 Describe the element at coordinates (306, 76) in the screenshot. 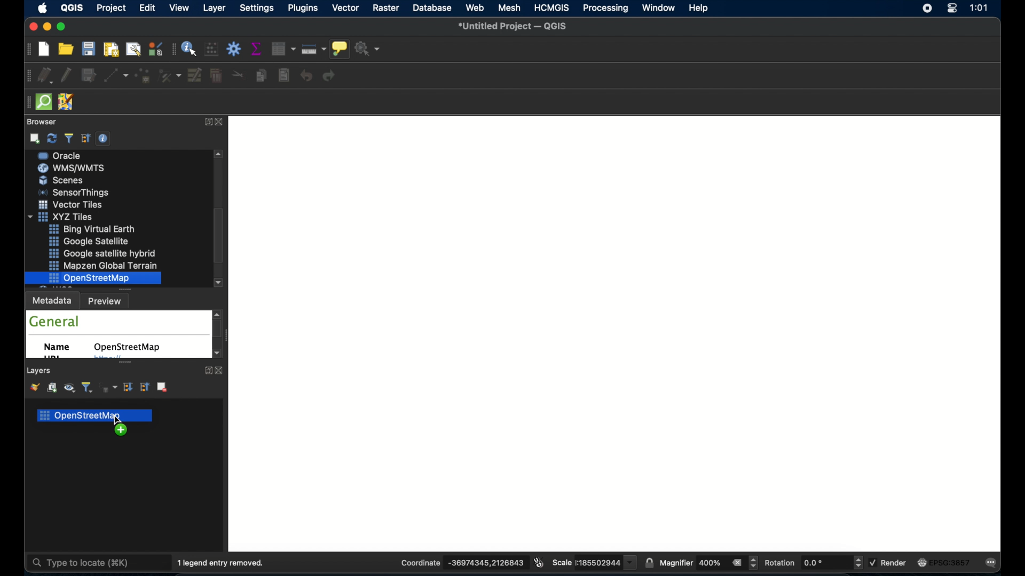

I see `undo` at that location.